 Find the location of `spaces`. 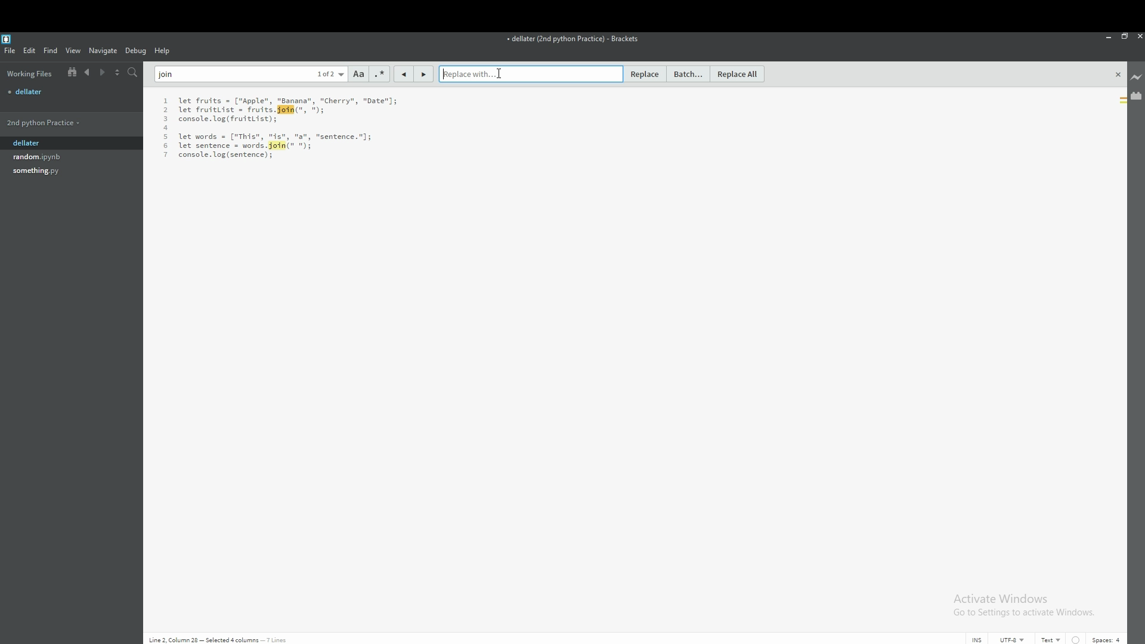

spaces is located at coordinates (1108, 639).